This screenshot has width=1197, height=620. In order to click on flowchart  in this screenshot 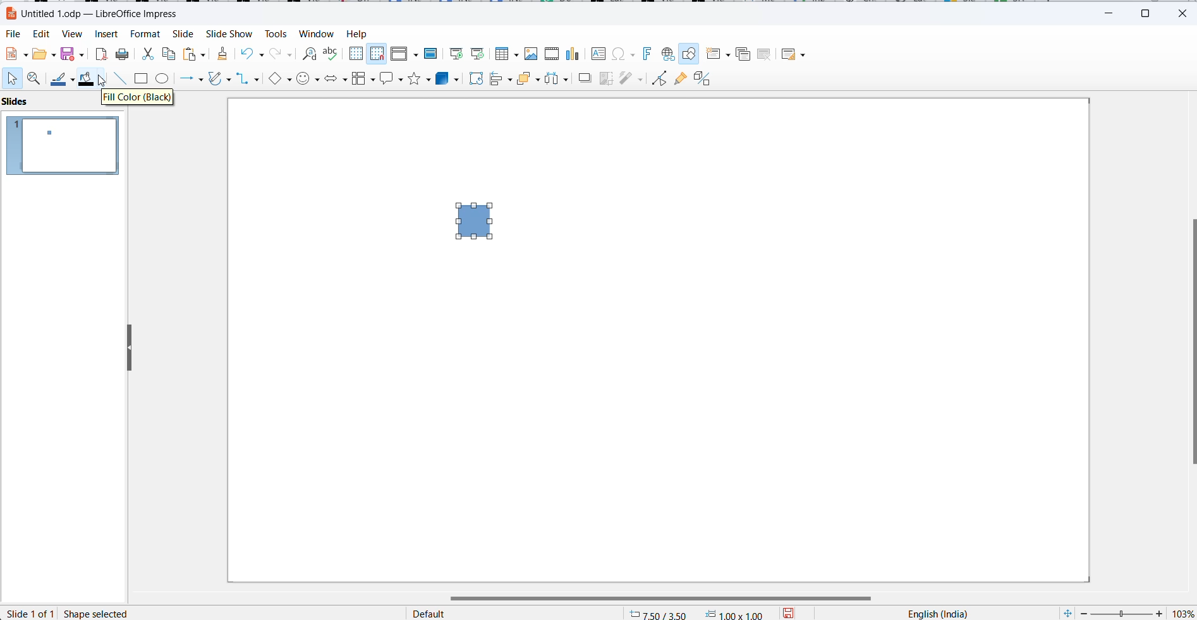, I will do `click(363, 78)`.